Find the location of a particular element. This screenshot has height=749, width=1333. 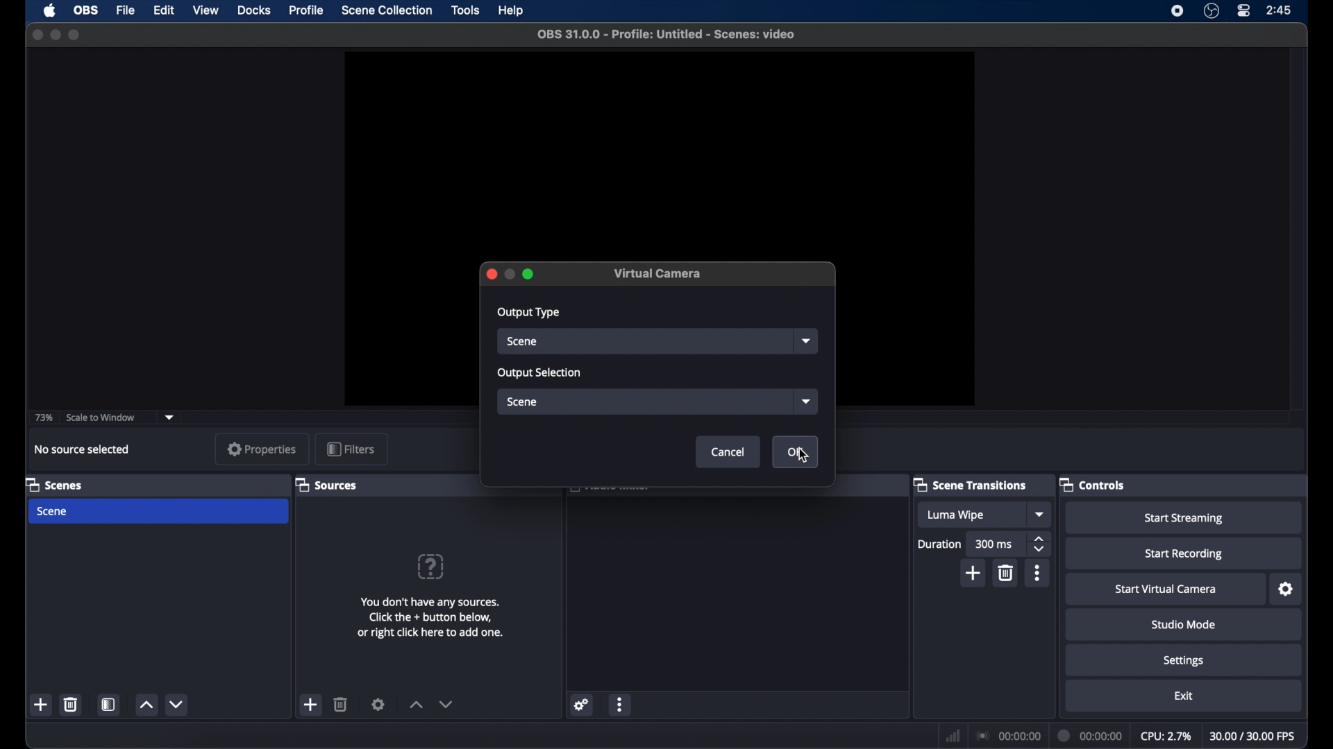

obs is located at coordinates (87, 10).